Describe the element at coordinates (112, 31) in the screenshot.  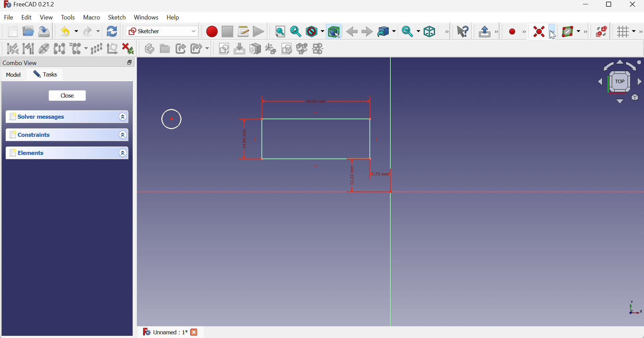
I see `Refresh` at that location.